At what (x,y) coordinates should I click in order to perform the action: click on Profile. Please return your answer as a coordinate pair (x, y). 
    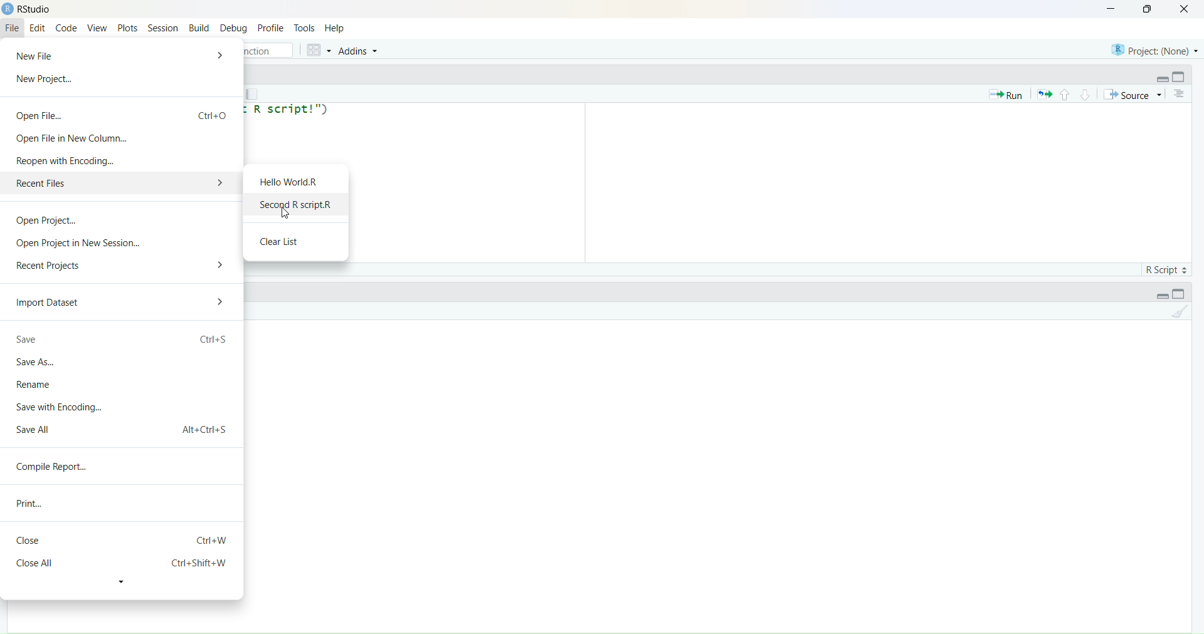
    Looking at the image, I should click on (270, 28).